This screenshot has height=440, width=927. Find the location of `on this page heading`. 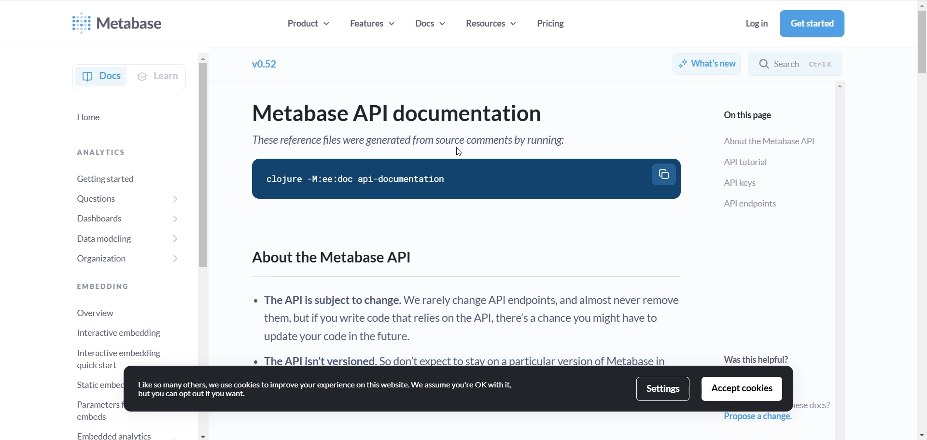

on this page heading is located at coordinates (754, 115).